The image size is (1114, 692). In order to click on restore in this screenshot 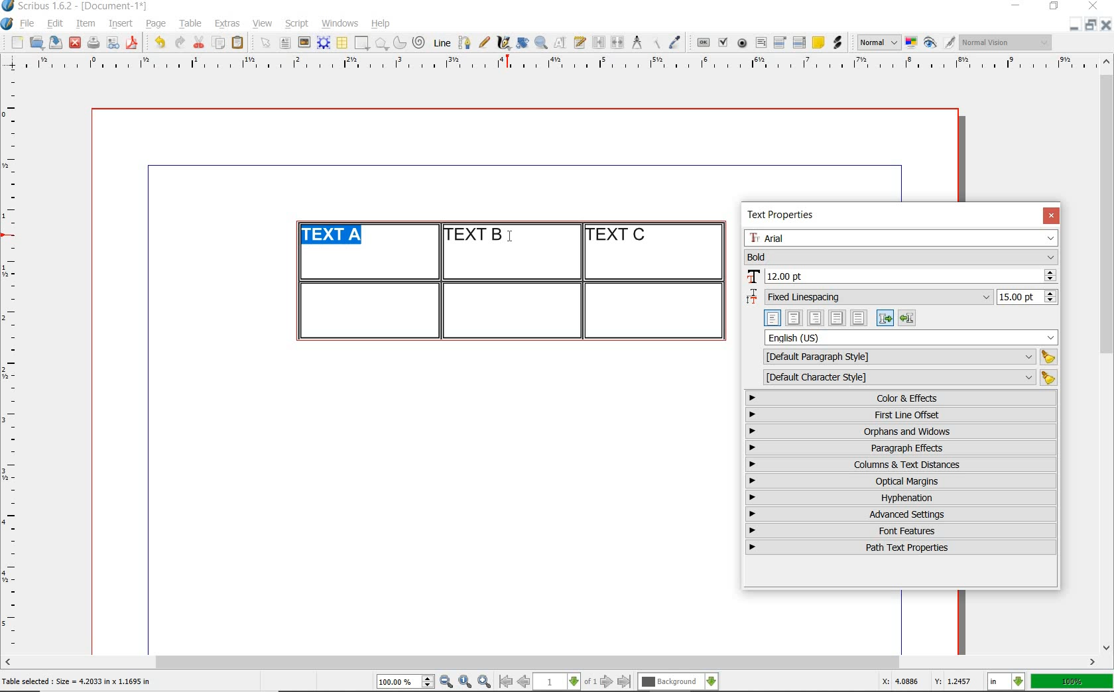, I will do `click(1054, 7)`.